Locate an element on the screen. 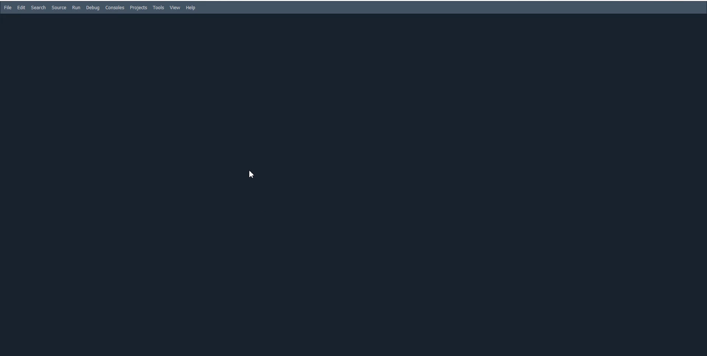  Default Start Pane is located at coordinates (352, 184).